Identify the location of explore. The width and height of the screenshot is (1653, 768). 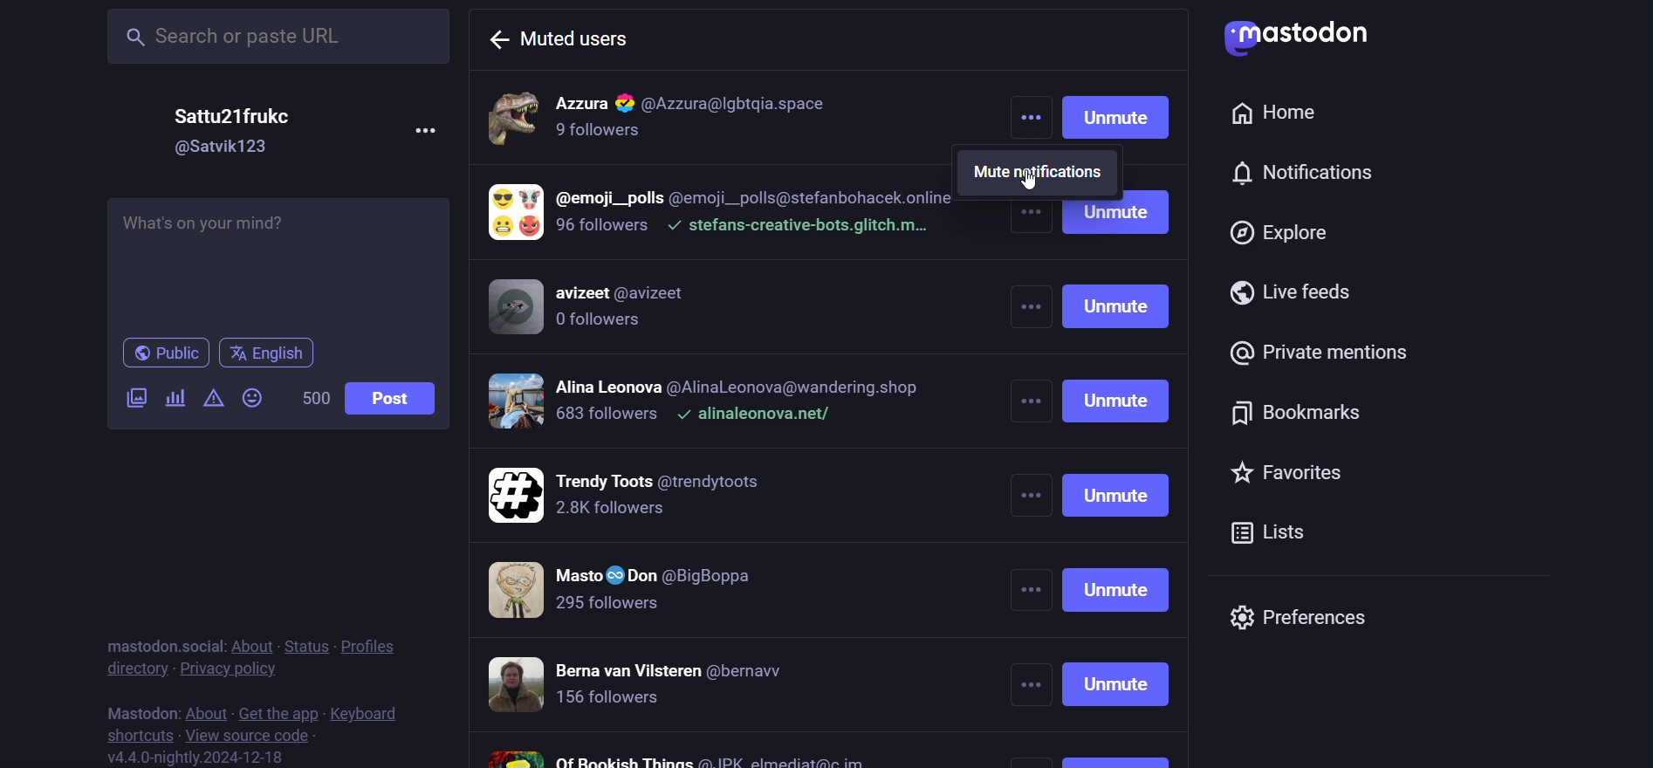
(1283, 231).